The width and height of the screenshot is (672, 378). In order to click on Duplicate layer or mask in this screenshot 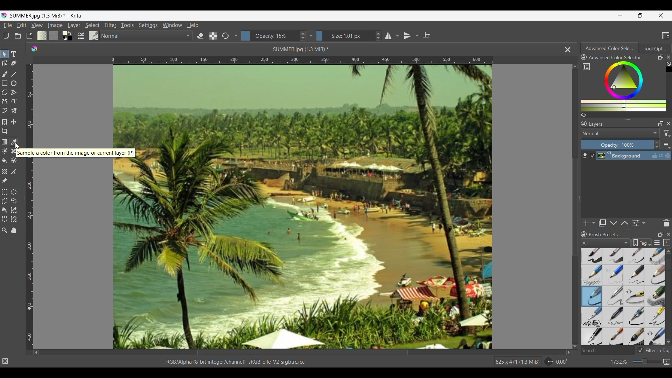, I will do `click(602, 223)`.